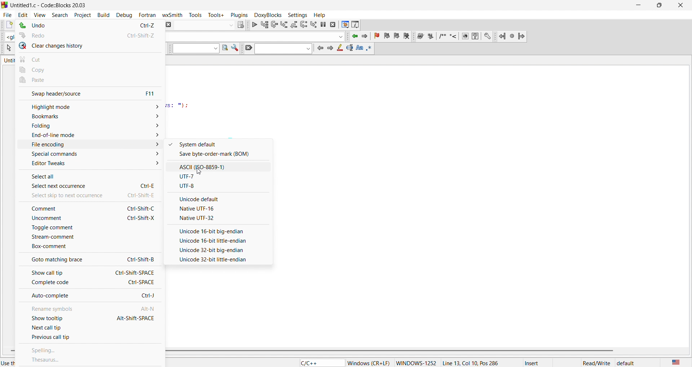 This screenshot has height=367, width=692. Describe the element at coordinates (87, 186) in the screenshot. I see `select next occurance` at that location.